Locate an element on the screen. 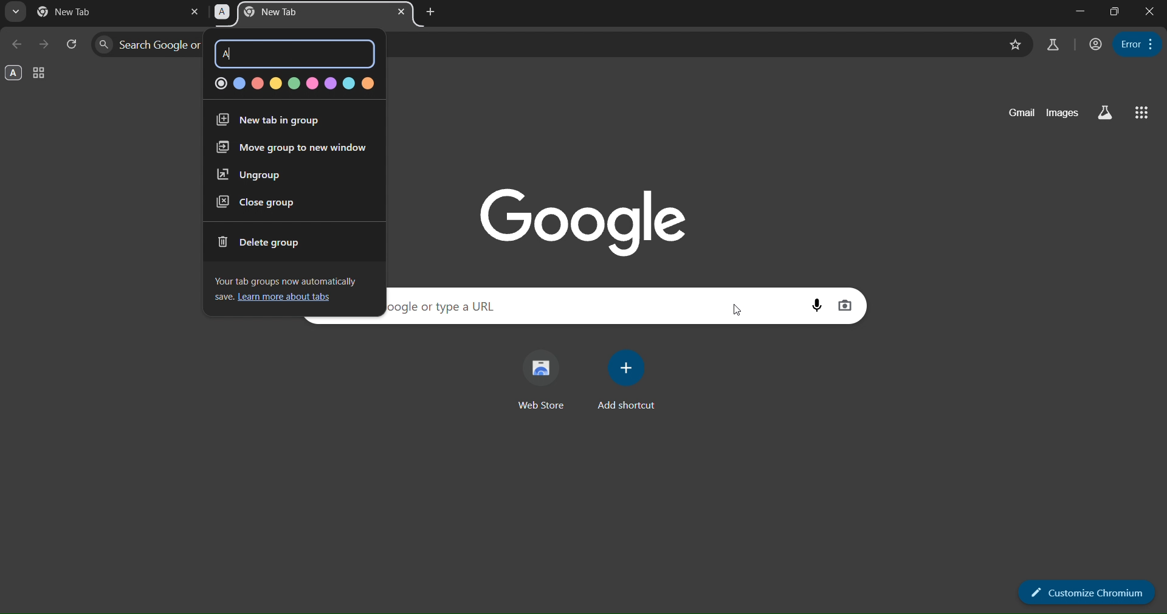 Image resolution: width=1167 pixels, height=614 pixels. add shortcut is located at coordinates (628, 381).